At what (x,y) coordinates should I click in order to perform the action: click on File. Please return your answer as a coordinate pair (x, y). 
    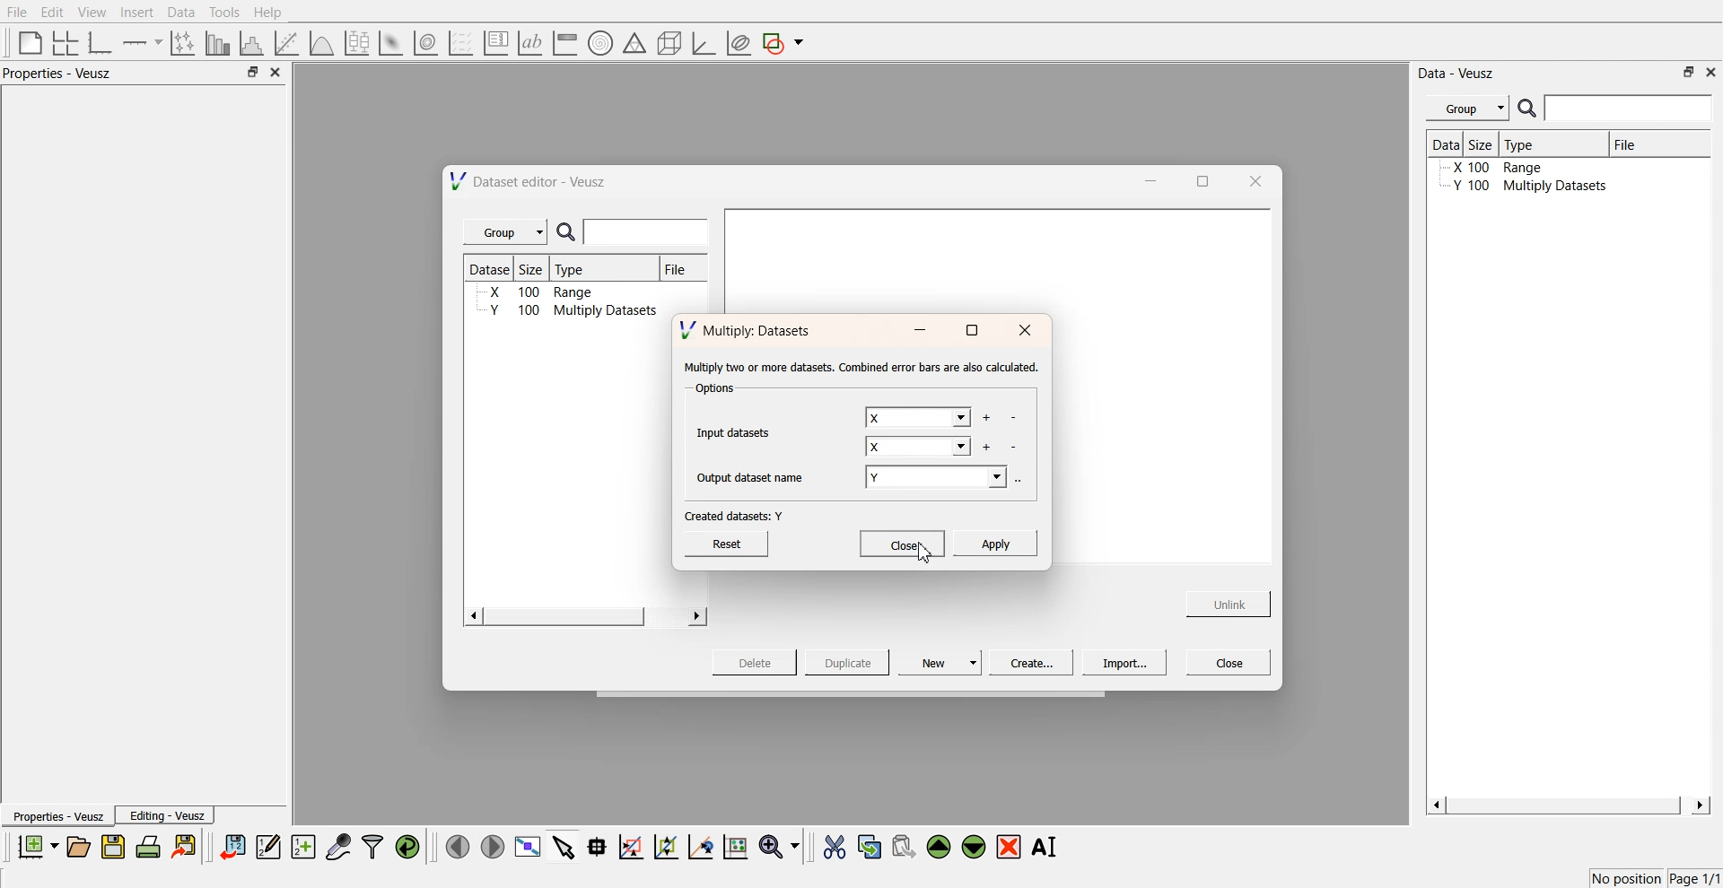
    Looking at the image, I should click on (18, 13).